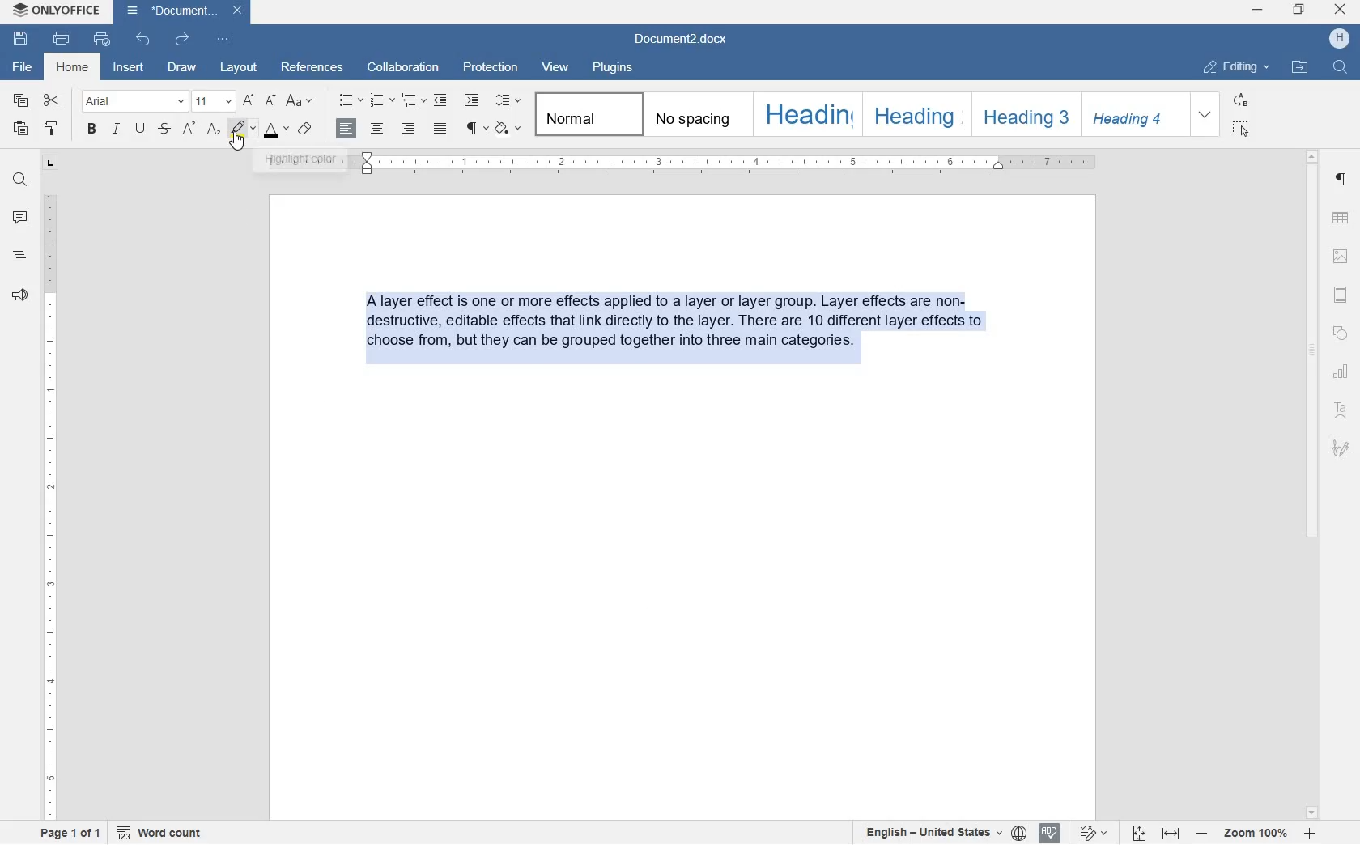 The height and width of the screenshot is (845, 1360). Describe the element at coordinates (52, 128) in the screenshot. I see `COPY STYLE` at that location.